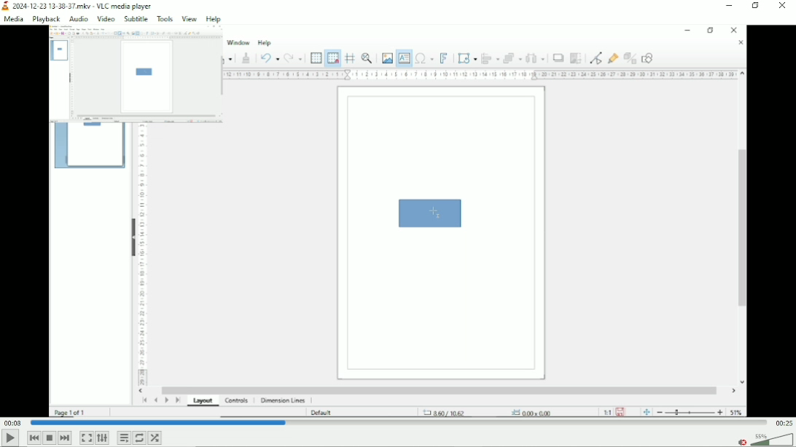 Image resolution: width=796 pixels, height=447 pixels. What do you see at coordinates (50, 438) in the screenshot?
I see `Stop playback` at bounding box center [50, 438].